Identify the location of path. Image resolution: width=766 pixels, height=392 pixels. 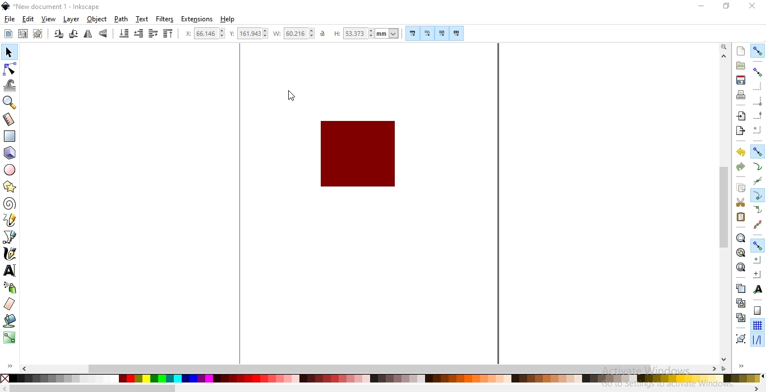
(121, 19).